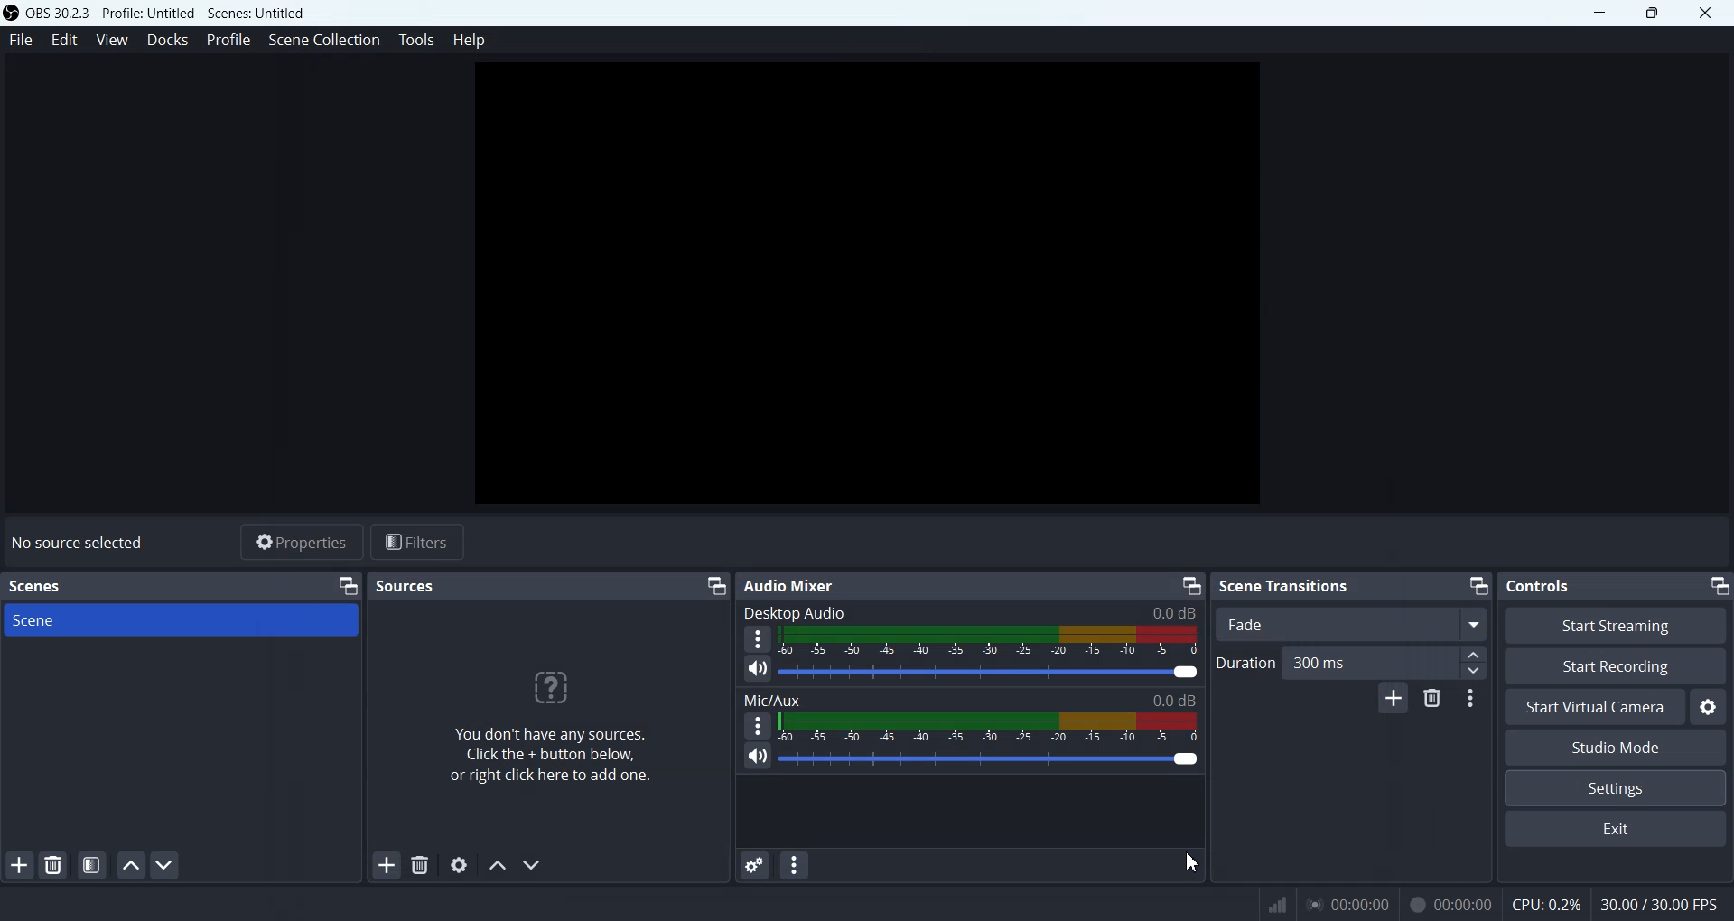 This screenshot has height=921, width=1734. I want to click on No source selected, so click(82, 544).